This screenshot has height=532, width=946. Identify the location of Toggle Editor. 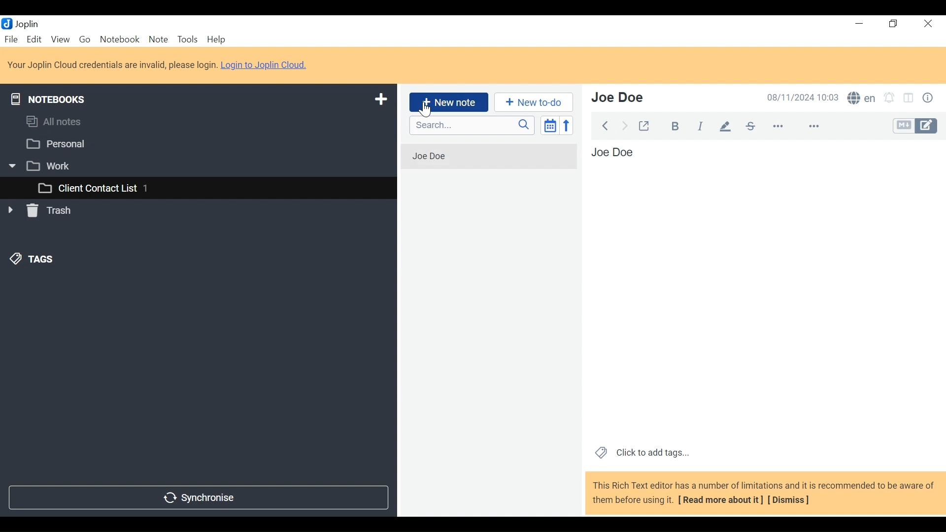
(915, 125).